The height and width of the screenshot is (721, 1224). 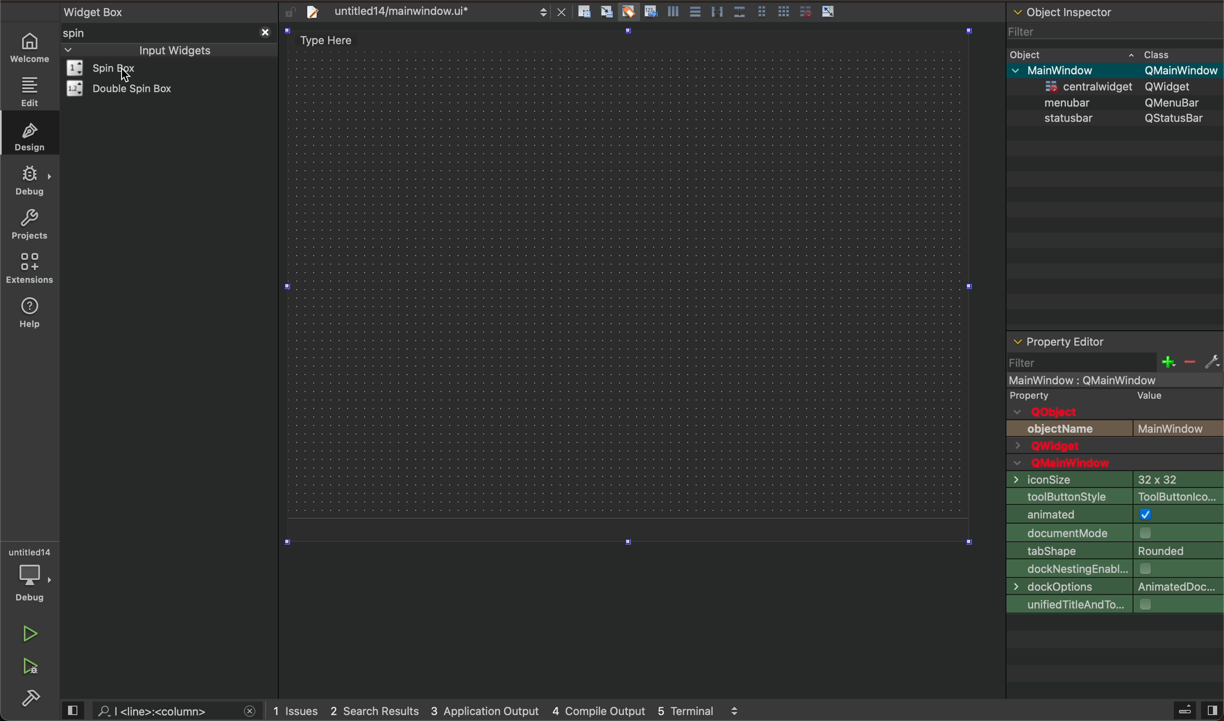 I want to click on , so click(x=1180, y=70).